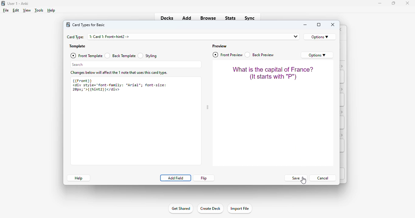 Image resolution: width=415 pixels, height=218 pixels. Describe the element at coordinates (272, 77) in the screenshot. I see `(It starts with "P")` at that location.